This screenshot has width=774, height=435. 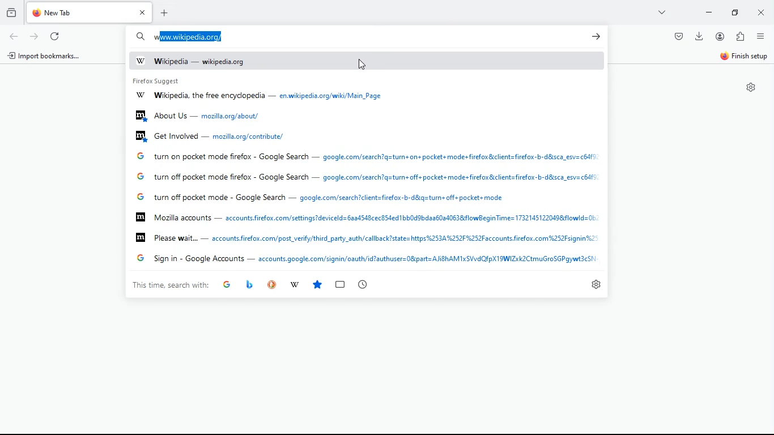 I want to click on firefox suggestions, so click(x=212, y=135).